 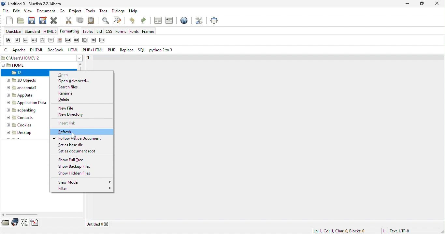 What do you see at coordinates (29, 11) in the screenshot?
I see `view` at bounding box center [29, 11].